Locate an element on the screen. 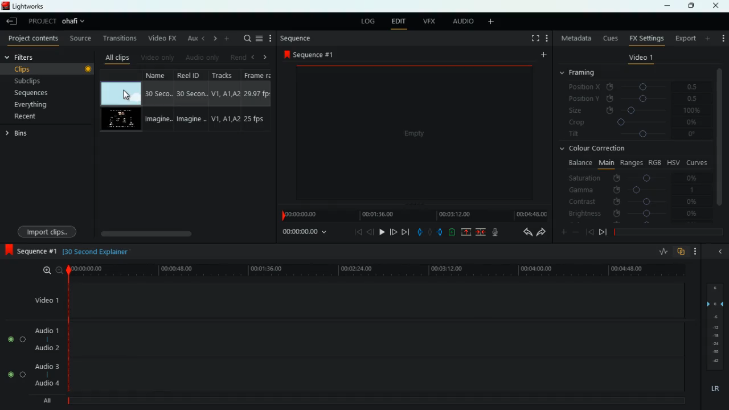  sequence is located at coordinates (313, 55).